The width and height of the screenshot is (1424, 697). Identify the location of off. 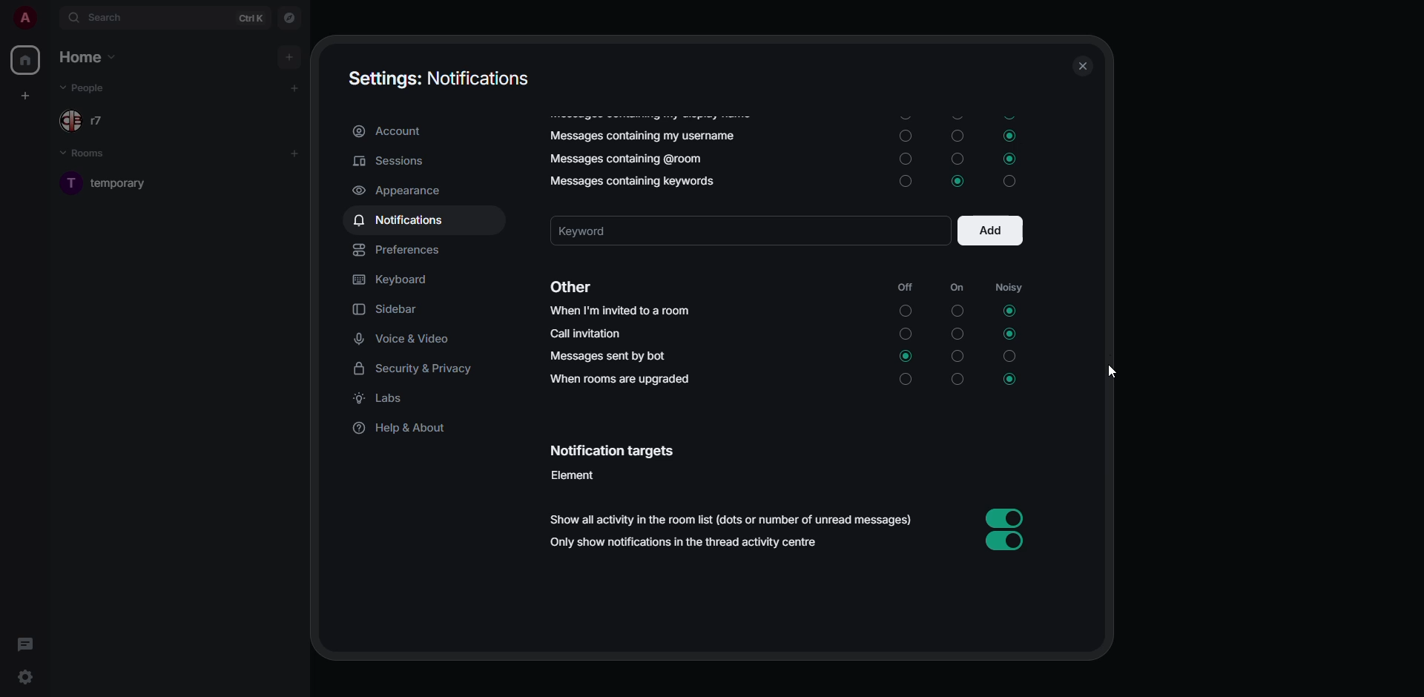
(956, 311).